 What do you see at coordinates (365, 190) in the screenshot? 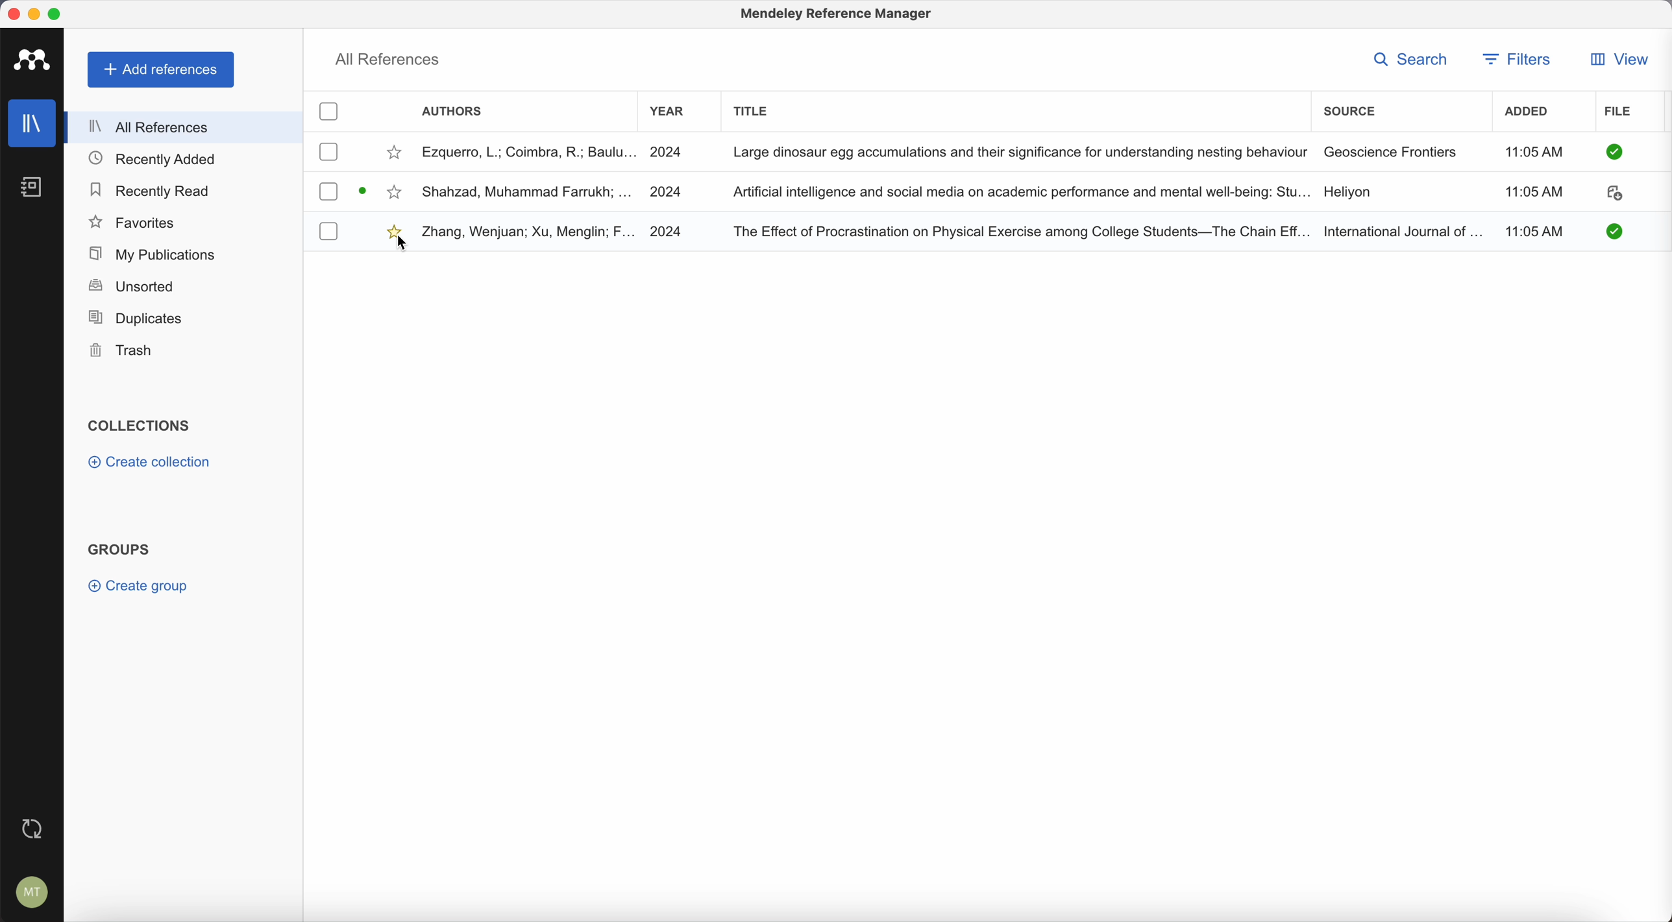
I see `download document` at bounding box center [365, 190].